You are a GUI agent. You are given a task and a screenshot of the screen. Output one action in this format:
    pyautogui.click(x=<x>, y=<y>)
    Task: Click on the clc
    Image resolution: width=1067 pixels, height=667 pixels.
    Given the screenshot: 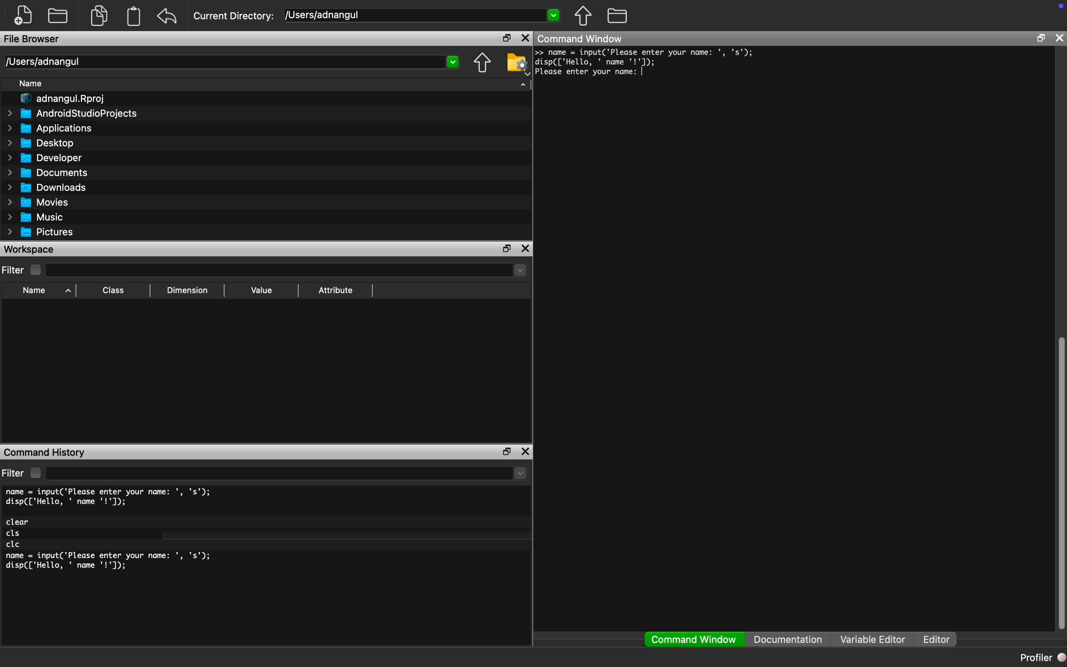 What is the action you would take?
    pyautogui.click(x=14, y=545)
    